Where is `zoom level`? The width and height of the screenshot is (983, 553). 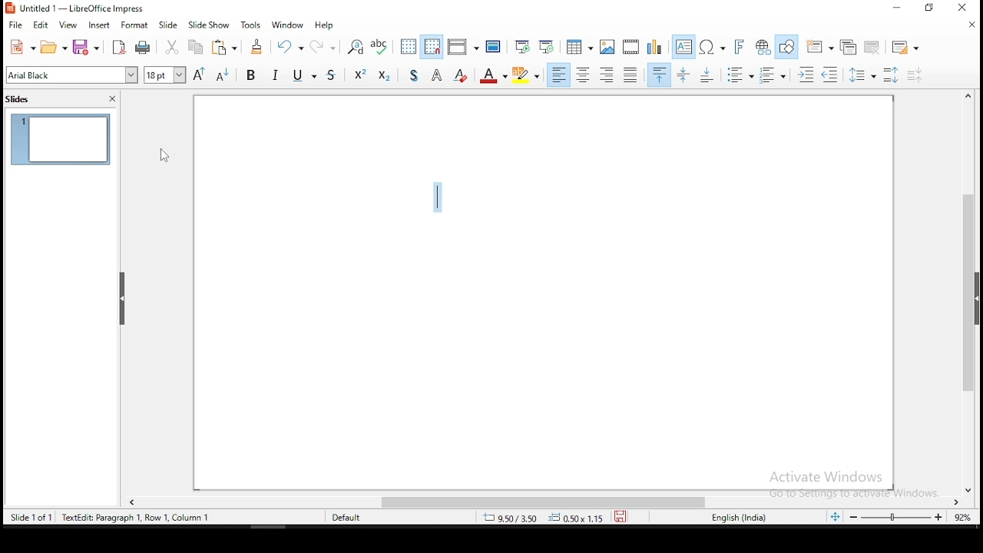
zoom level is located at coordinates (910, 517).